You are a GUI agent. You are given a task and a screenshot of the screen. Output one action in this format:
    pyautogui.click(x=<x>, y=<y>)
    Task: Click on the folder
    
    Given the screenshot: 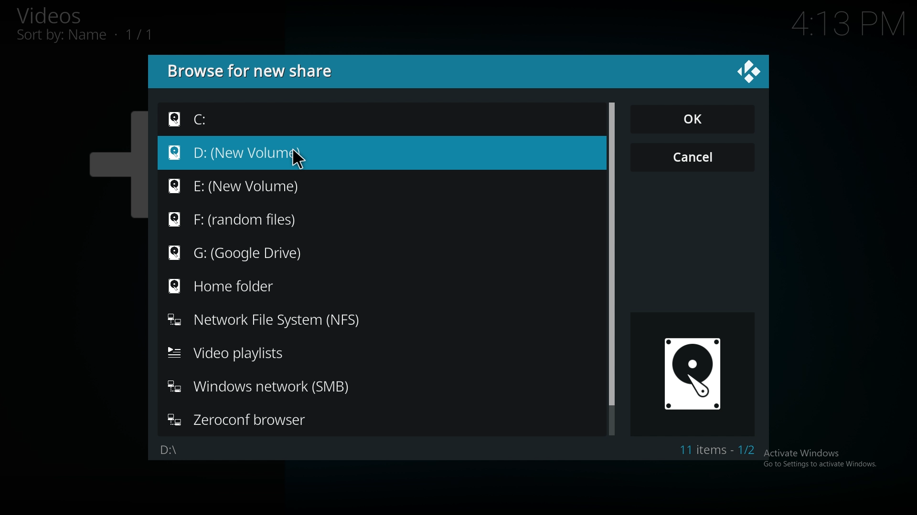 What is the action you would take?
    pyautogui.click(x=240, y=420)
    